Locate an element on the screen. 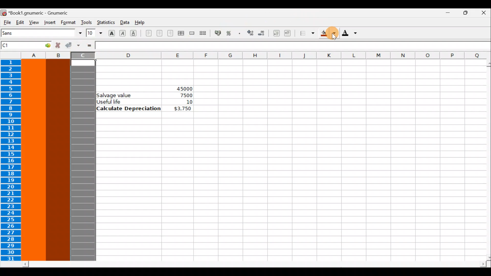 This screenshot has height=276, width=491. Gnumeric logo is located at coordinates (4, 13).